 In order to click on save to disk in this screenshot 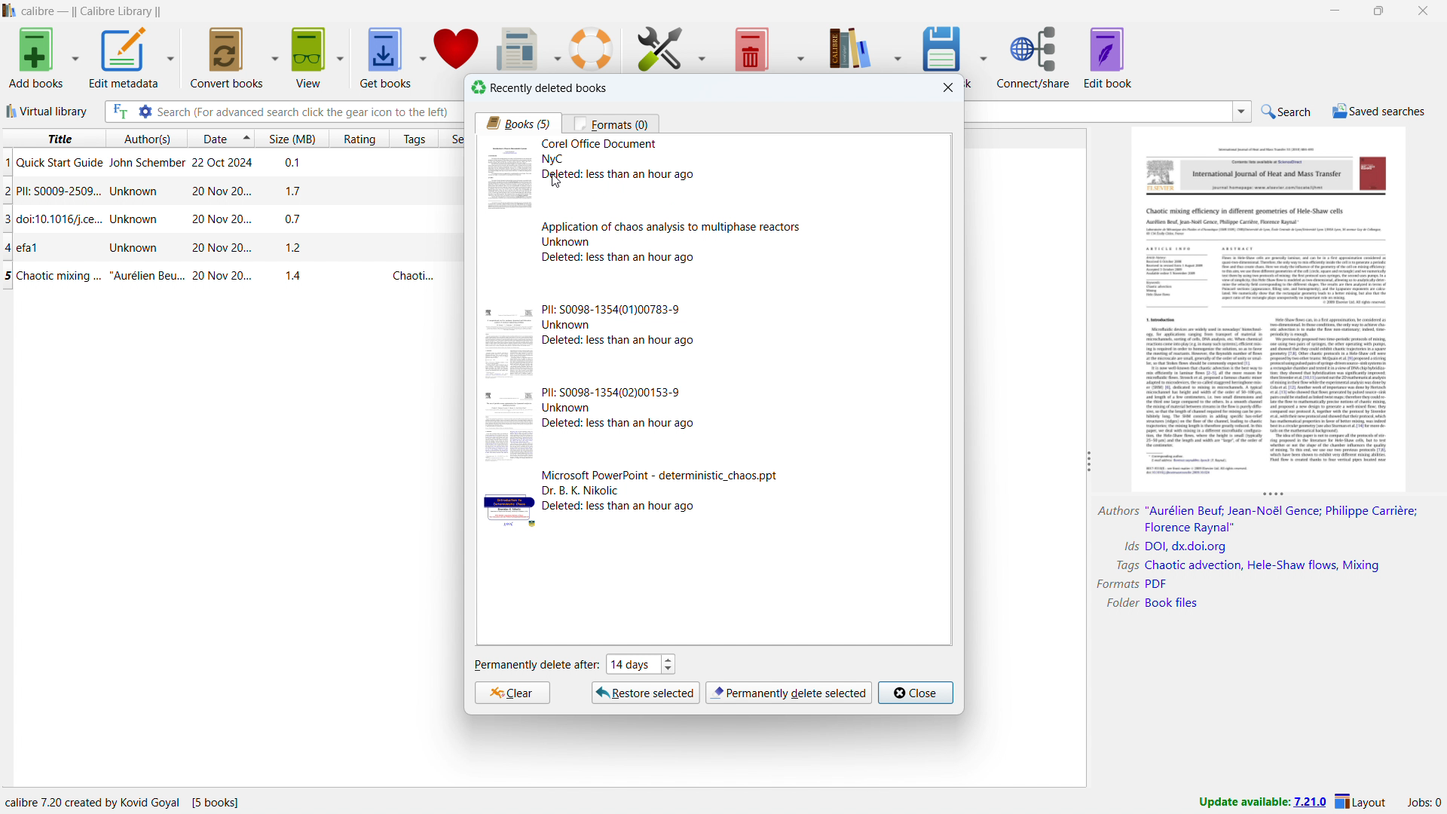, I will do `click(944, 47)`.